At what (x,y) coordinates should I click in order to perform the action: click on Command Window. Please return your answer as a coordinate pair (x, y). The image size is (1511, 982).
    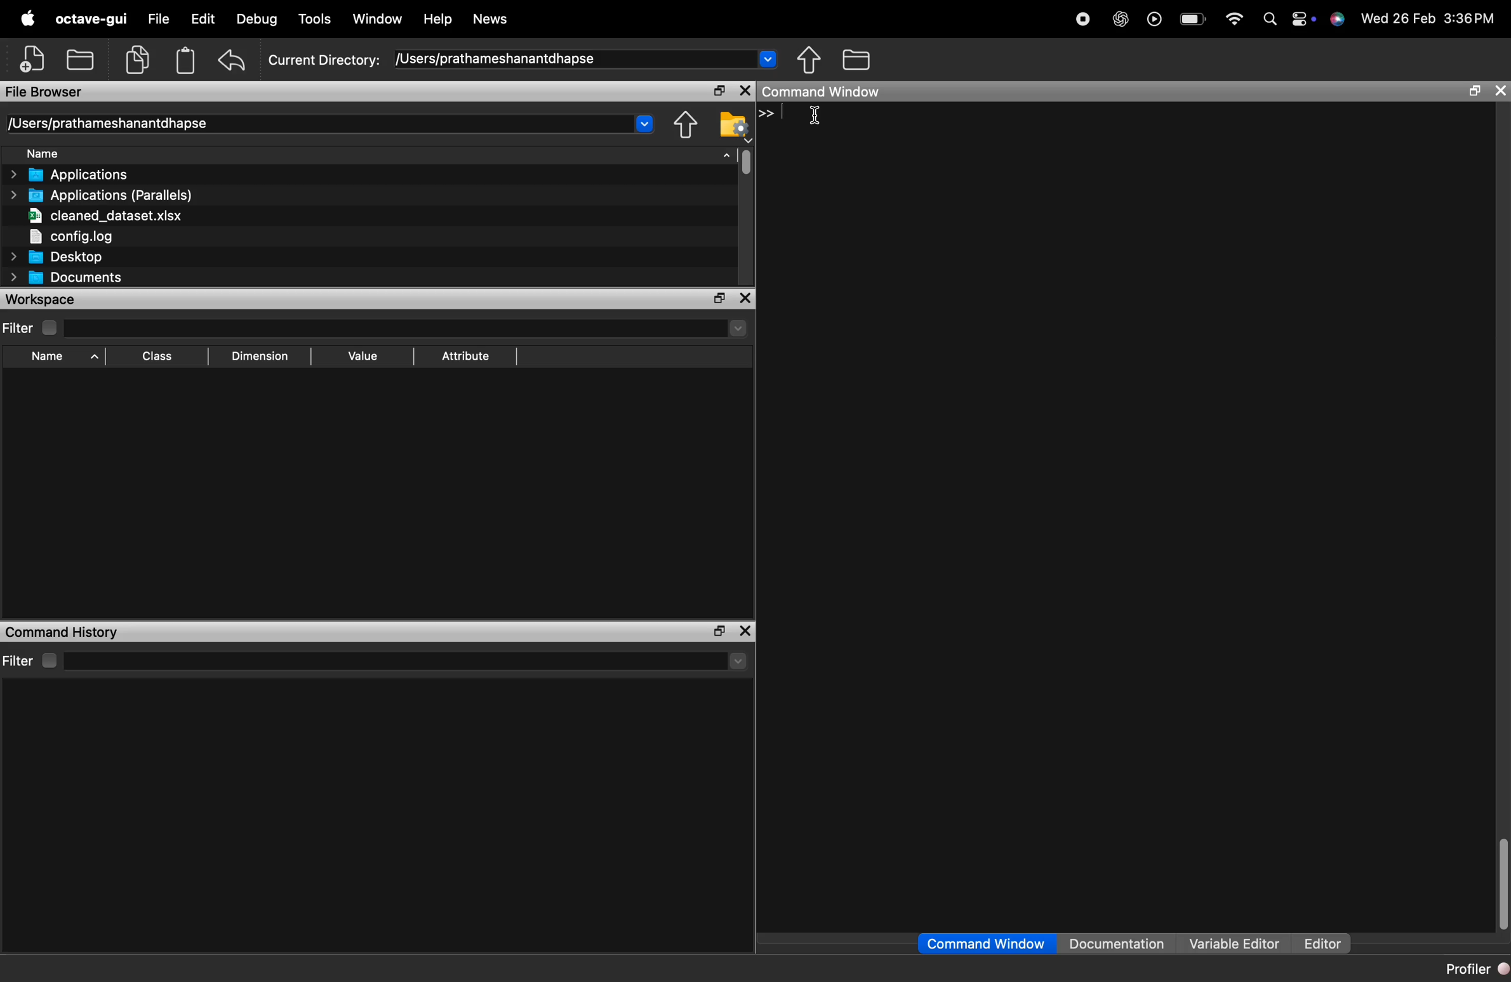
    Looking at the image, I should click on (982, 944).